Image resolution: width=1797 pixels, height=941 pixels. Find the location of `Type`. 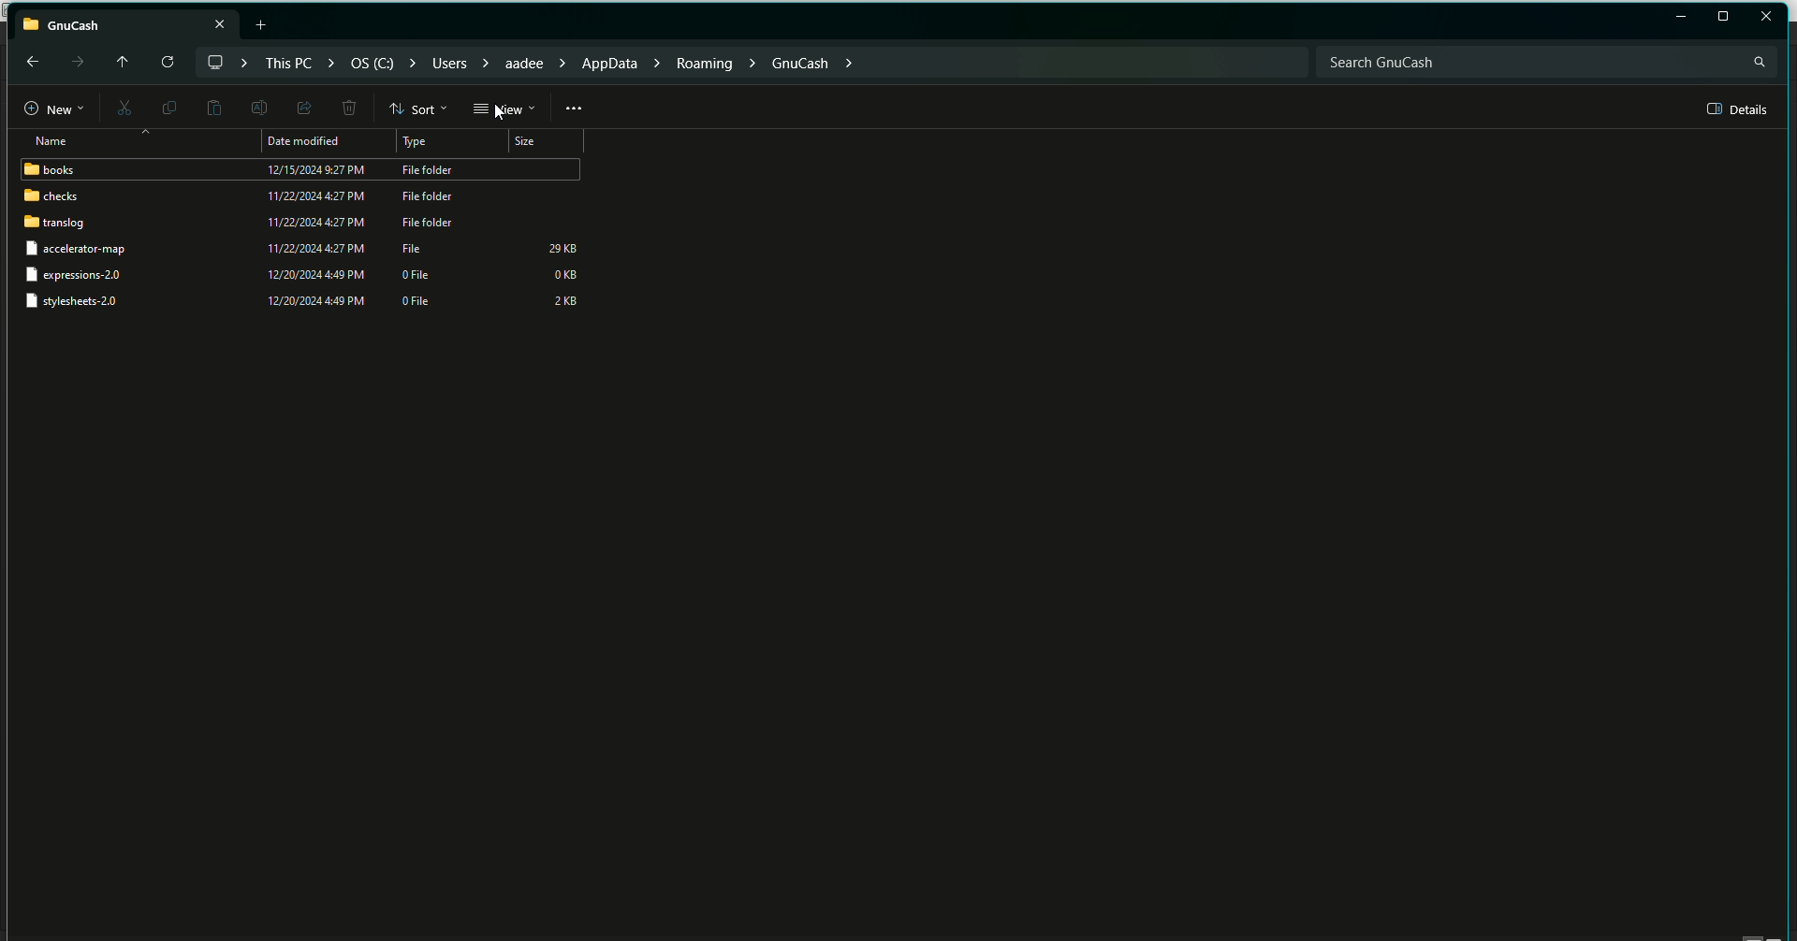

Type is located at coordinates (424, 142).